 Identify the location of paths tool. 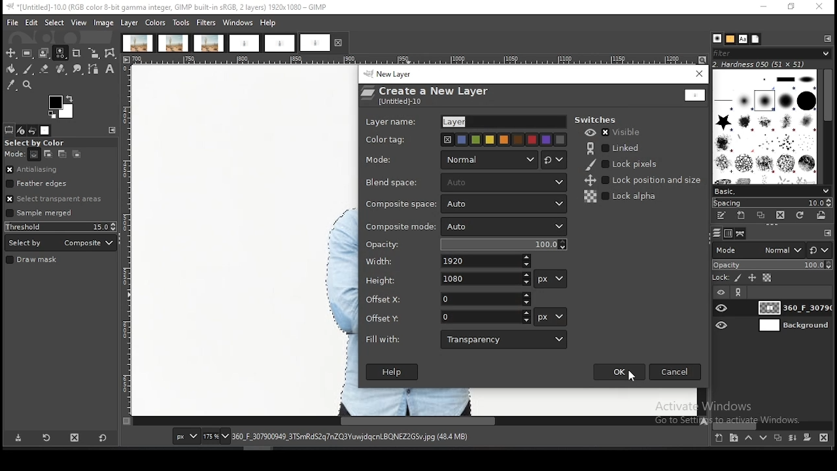
(95, 70).